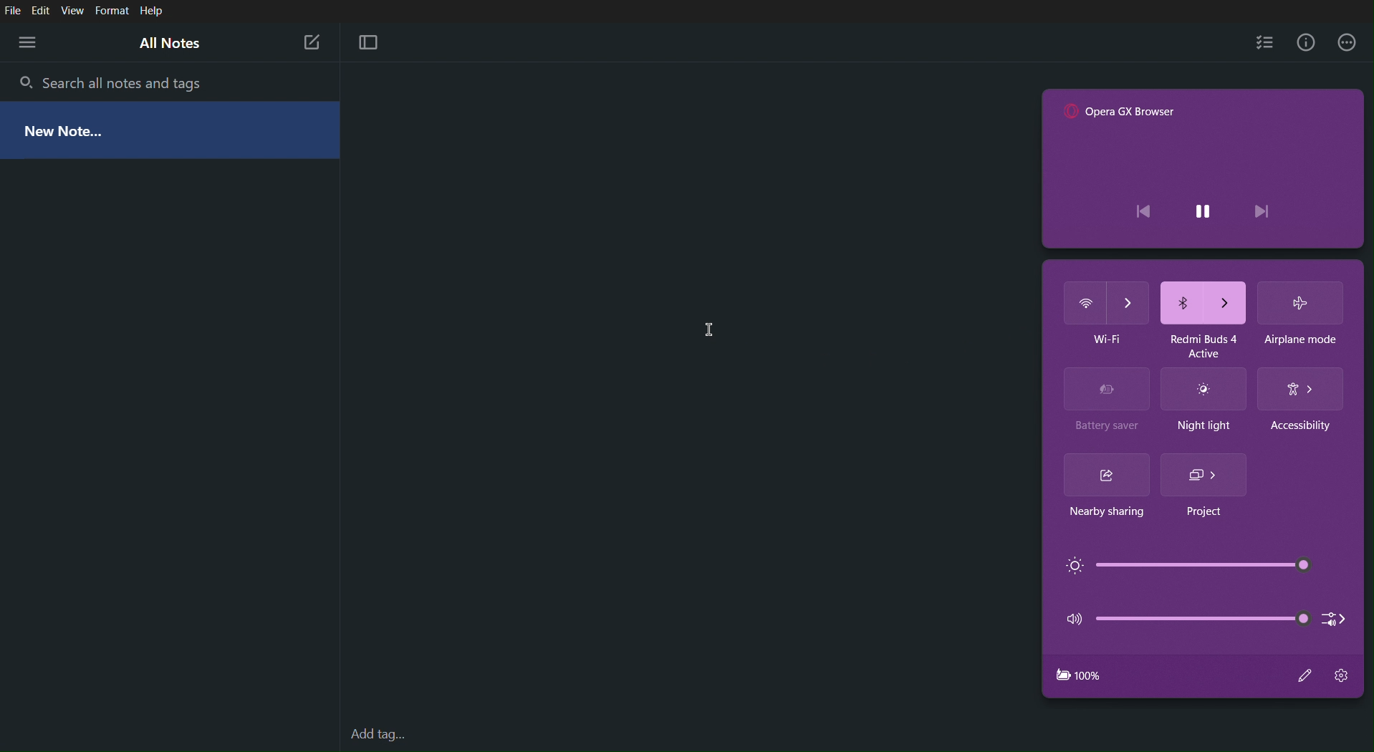 The width and height of the screenshot is (1374, 752). What do you see at coordinates (1105, 429) in the screenshot?
I see `Battery saver` at bounding box center [1105, 429].